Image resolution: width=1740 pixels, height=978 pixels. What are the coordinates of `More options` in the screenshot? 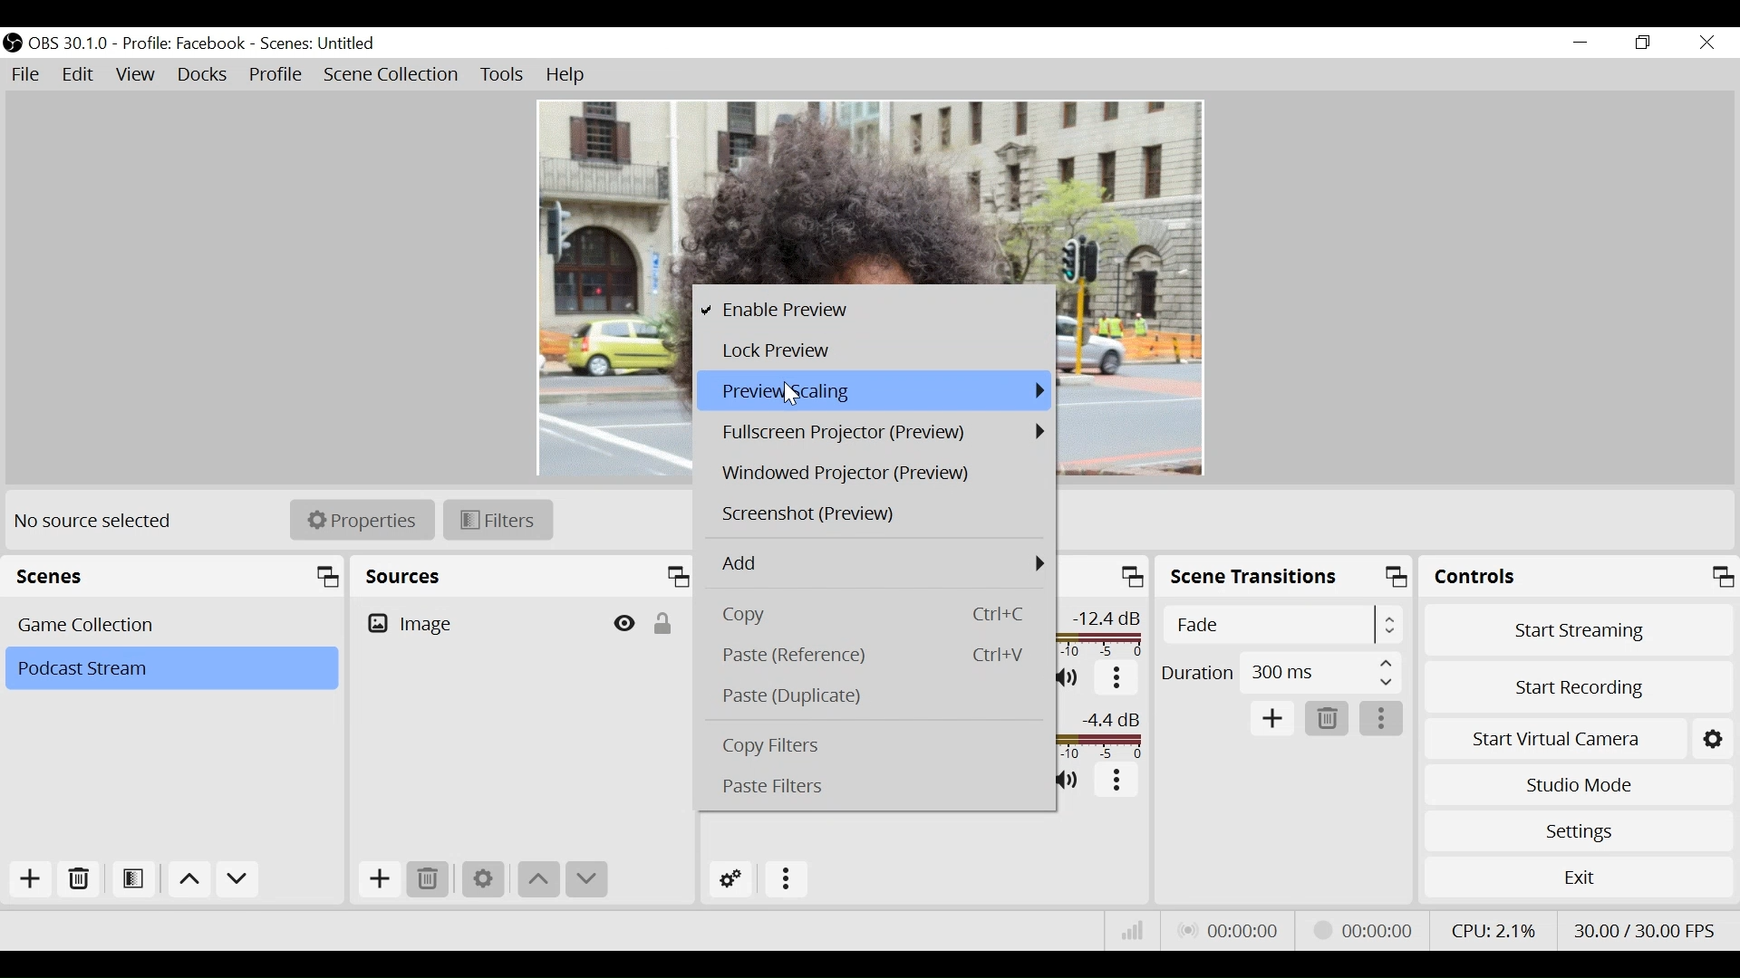 It's located at (1384, 718).